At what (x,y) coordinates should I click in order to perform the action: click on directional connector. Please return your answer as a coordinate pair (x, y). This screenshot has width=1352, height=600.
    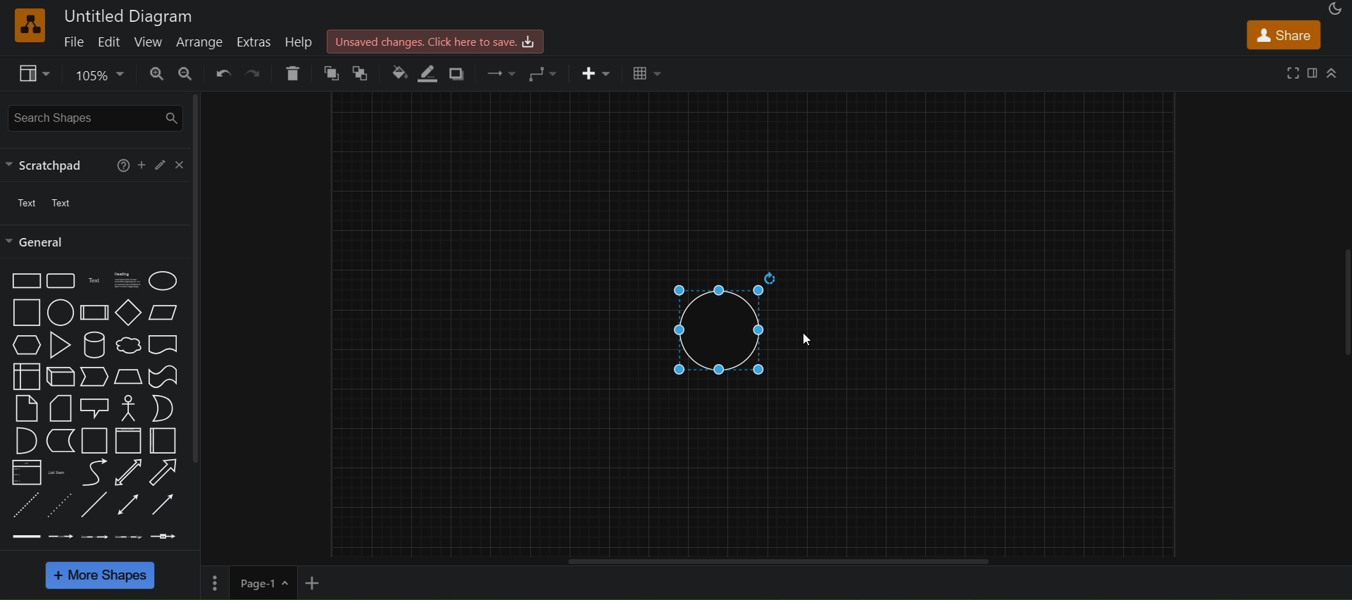
    Looking at the image, I should click on (163, 505).